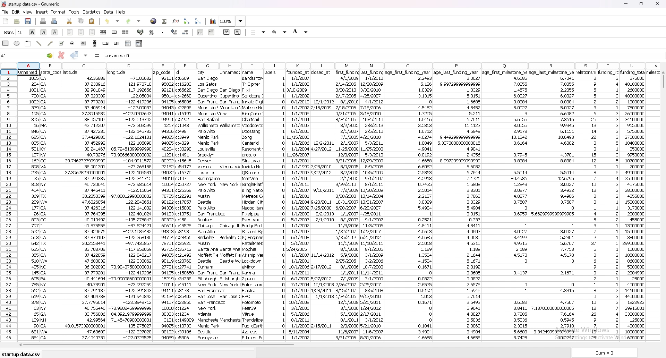 The image size is (666, 358). What do you see at coordinates (85, 55) in the screenshot?
I see `accept change in multiple cell` at bounding box center [85, 55].